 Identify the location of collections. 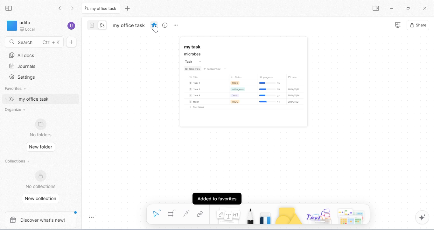
(16, 161).